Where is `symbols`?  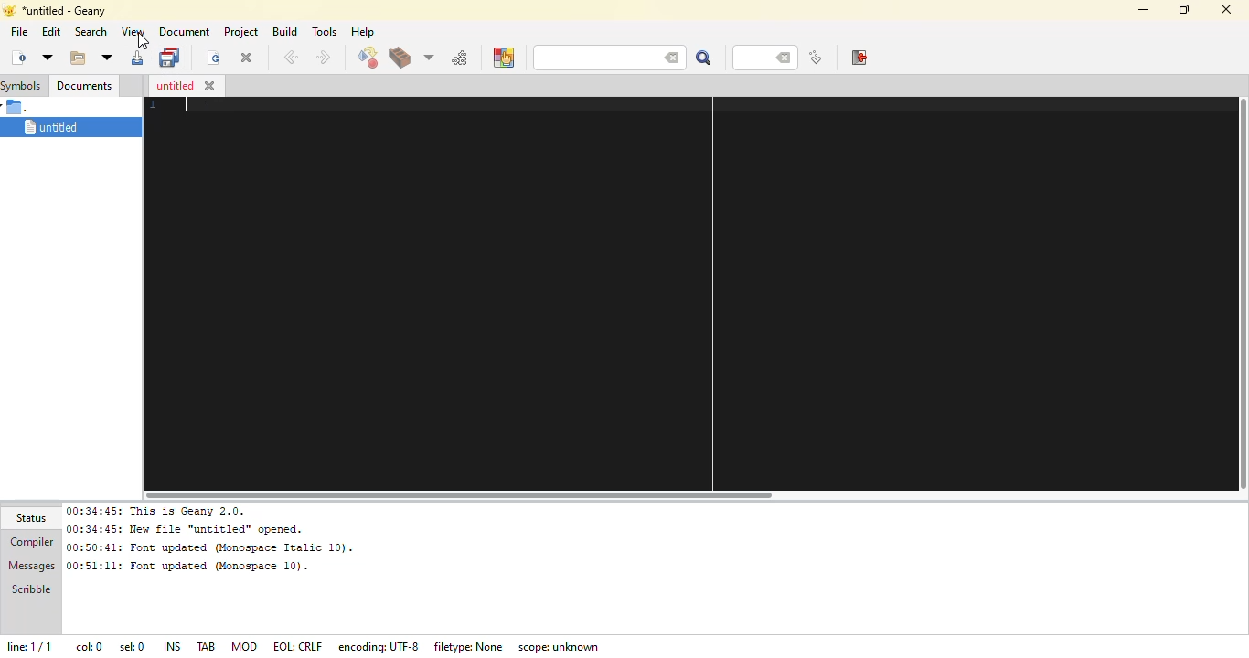 symbols is located at coordinates (23, 85).